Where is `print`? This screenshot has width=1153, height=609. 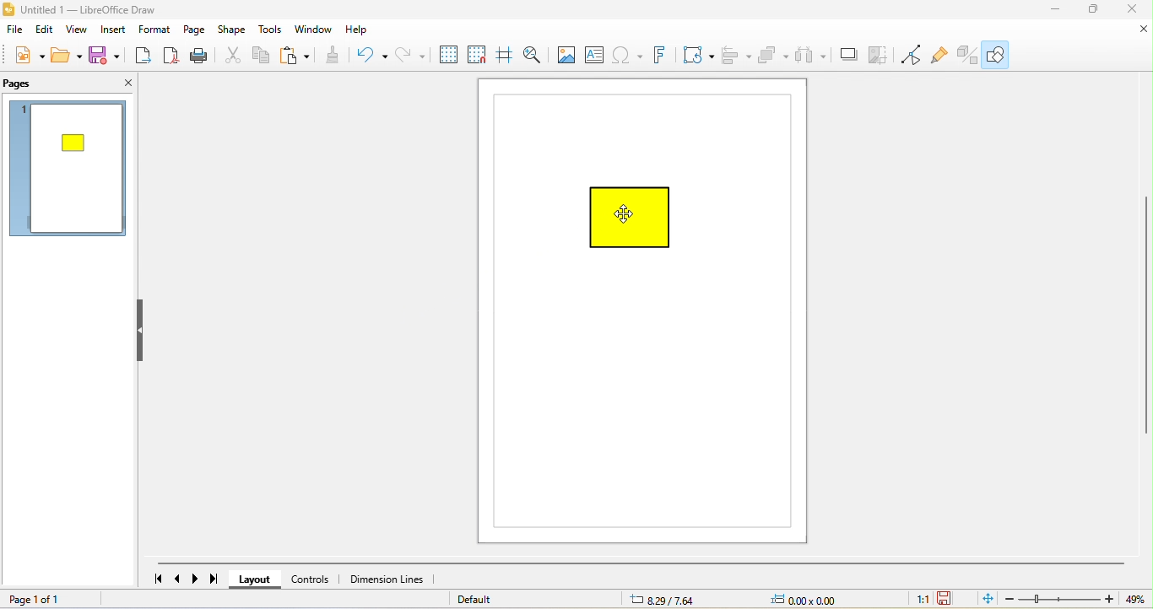
print is located at coordinates (199, 57).